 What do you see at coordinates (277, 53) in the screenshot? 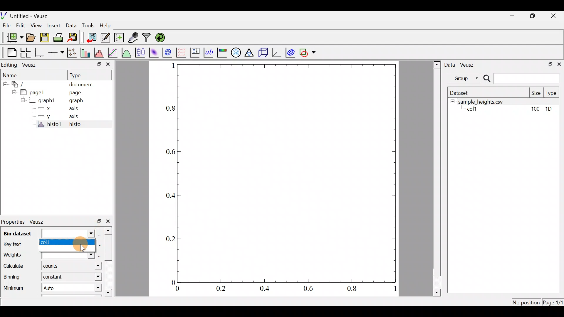
I see `3d graph` at bounding box center [277, 53].